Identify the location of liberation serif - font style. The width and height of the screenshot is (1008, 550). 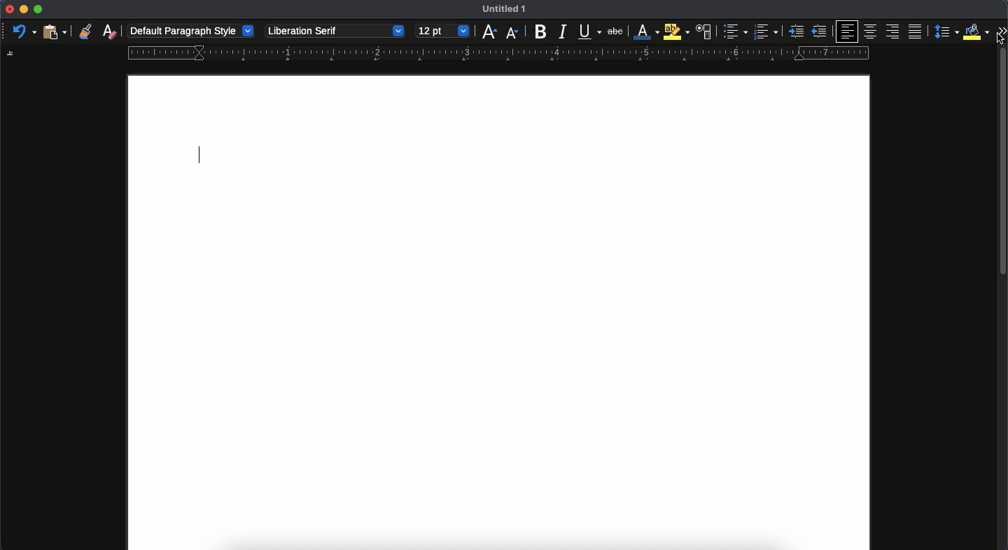
(335, 31).